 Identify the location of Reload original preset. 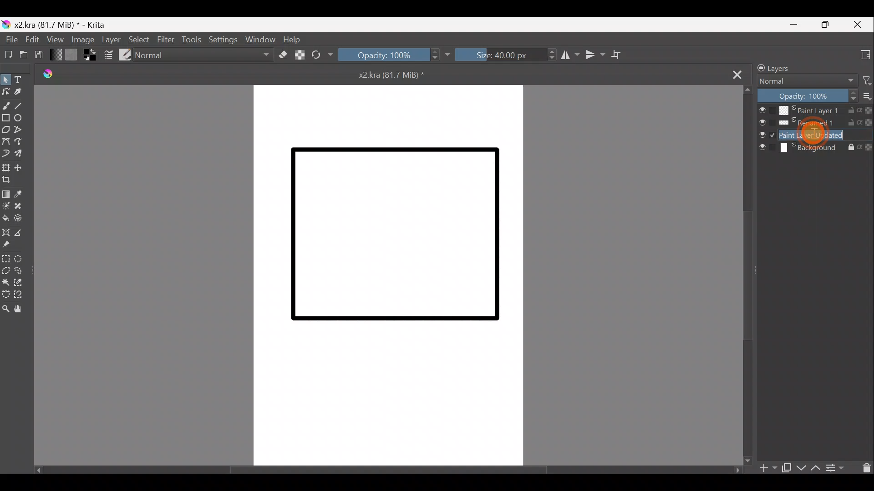
(320, 56).